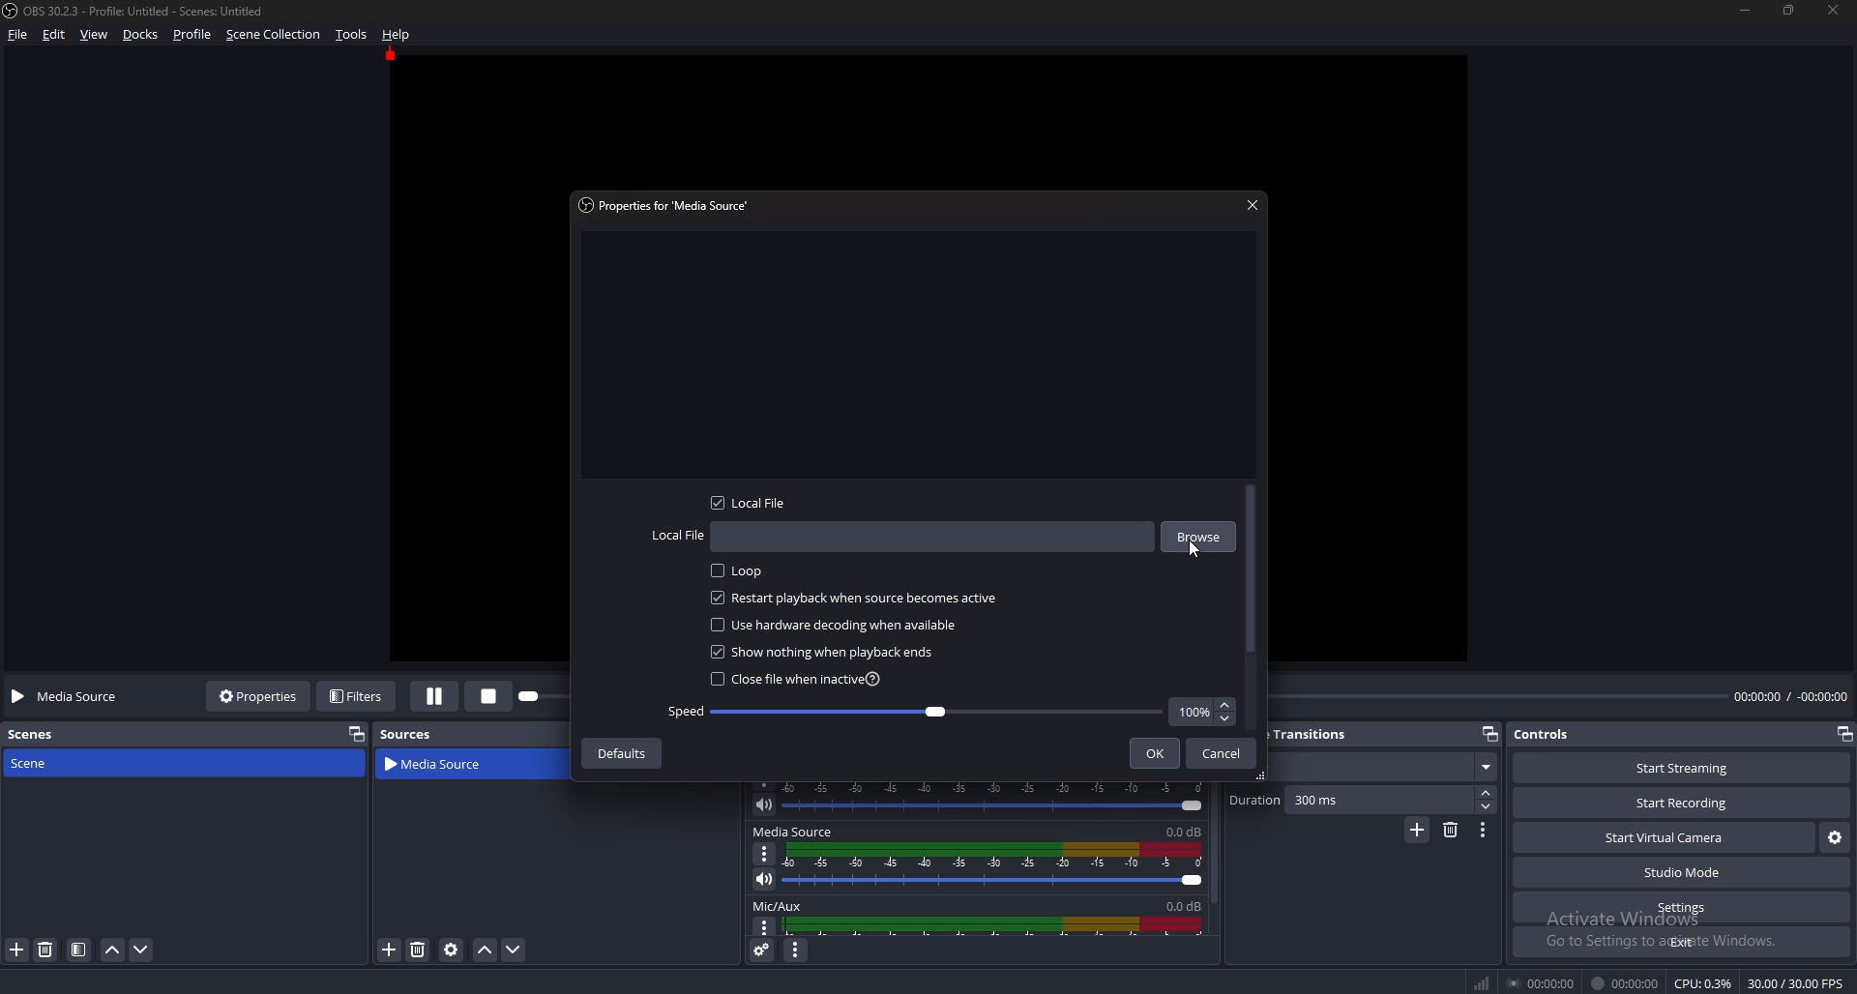 This screenshot has width=1857, height=994. Describe the element at coordinates (1683, 804) in the screenshot. I see `Start recording` at that location.